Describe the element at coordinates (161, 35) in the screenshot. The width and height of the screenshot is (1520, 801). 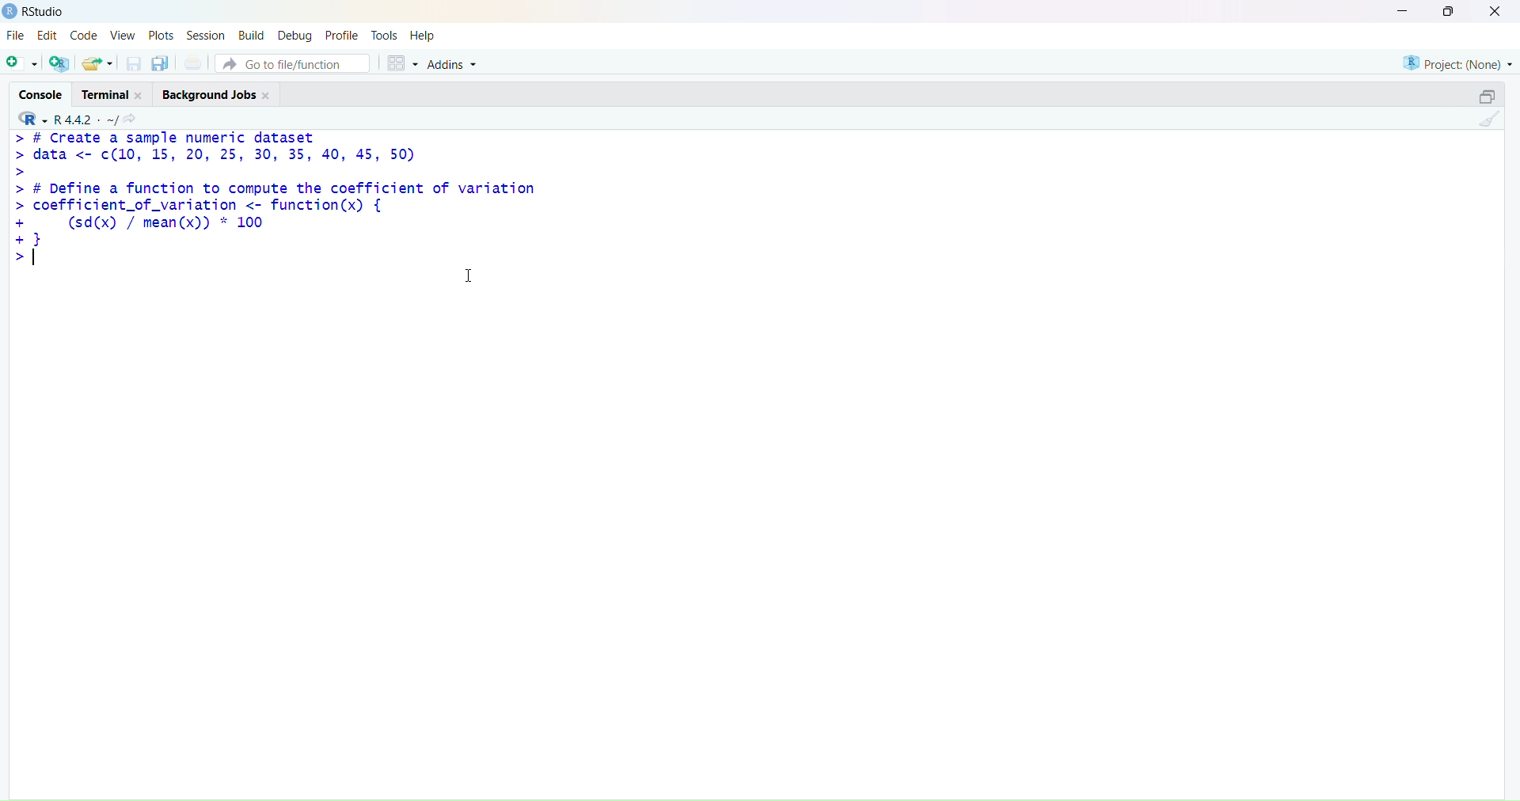
I see `plots` at that location.